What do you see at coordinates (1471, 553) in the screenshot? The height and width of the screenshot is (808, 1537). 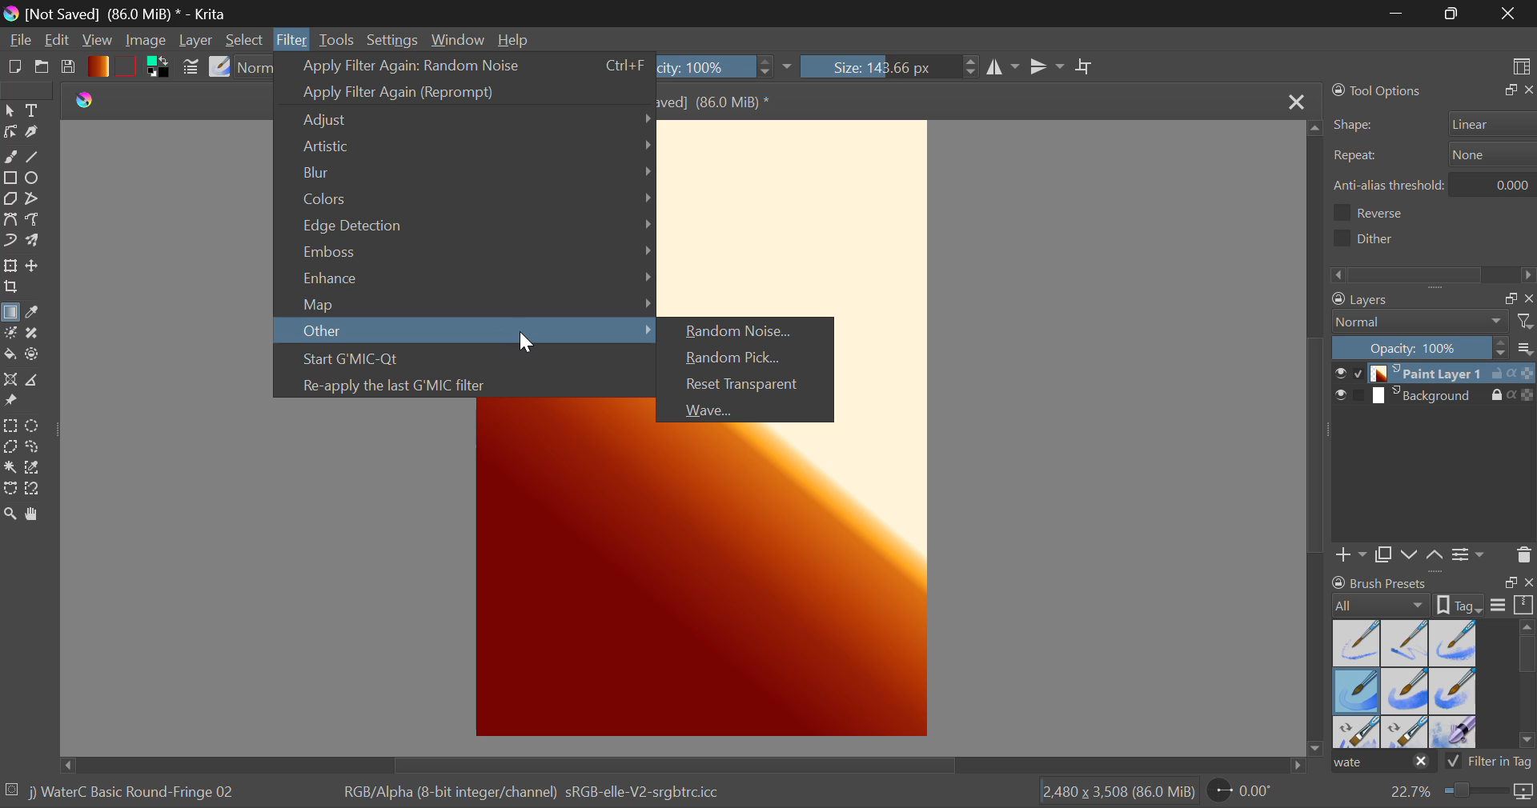 I see `settings` at bounding box center [1471, 553].